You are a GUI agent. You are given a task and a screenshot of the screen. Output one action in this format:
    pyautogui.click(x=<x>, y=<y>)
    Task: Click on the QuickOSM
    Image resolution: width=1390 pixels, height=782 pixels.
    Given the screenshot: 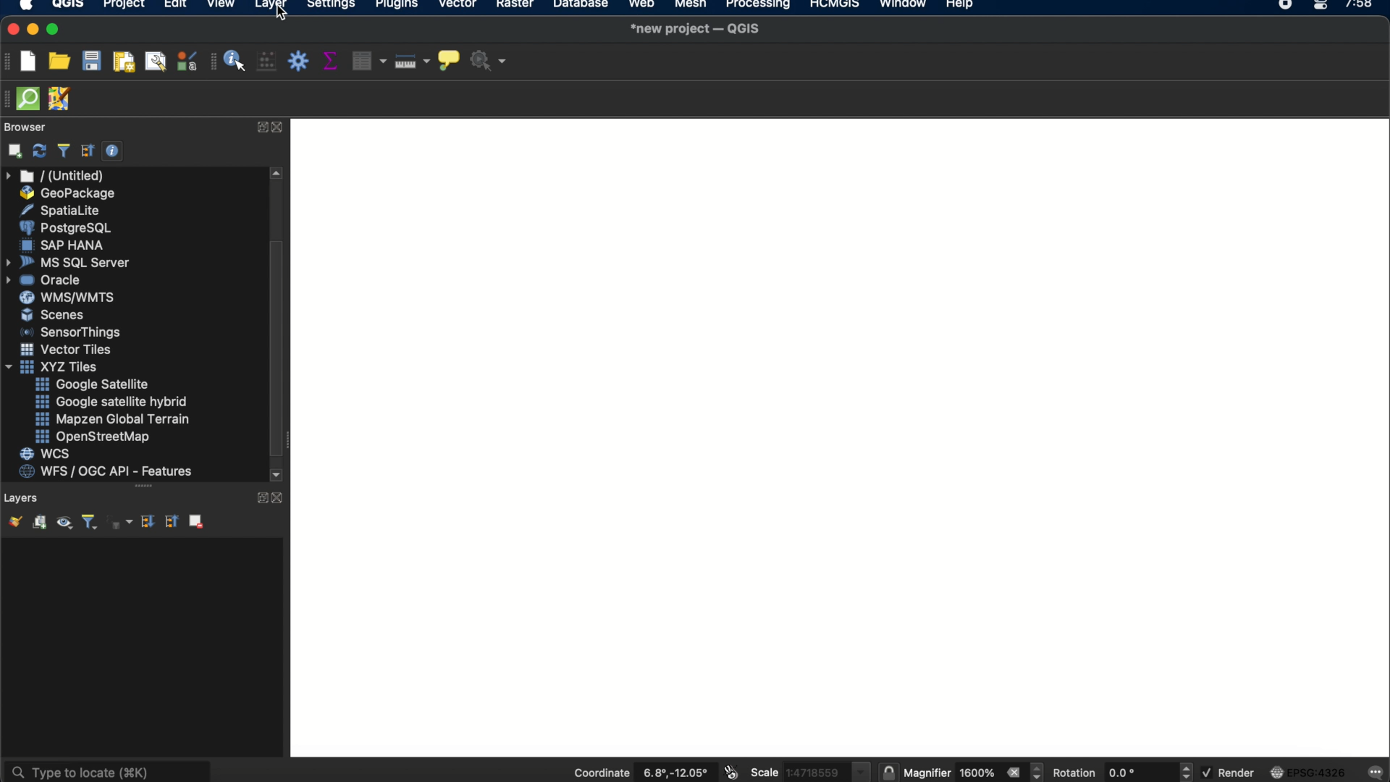 What is the action you would take?
    pyautogui.click(x=31, y=98)
    